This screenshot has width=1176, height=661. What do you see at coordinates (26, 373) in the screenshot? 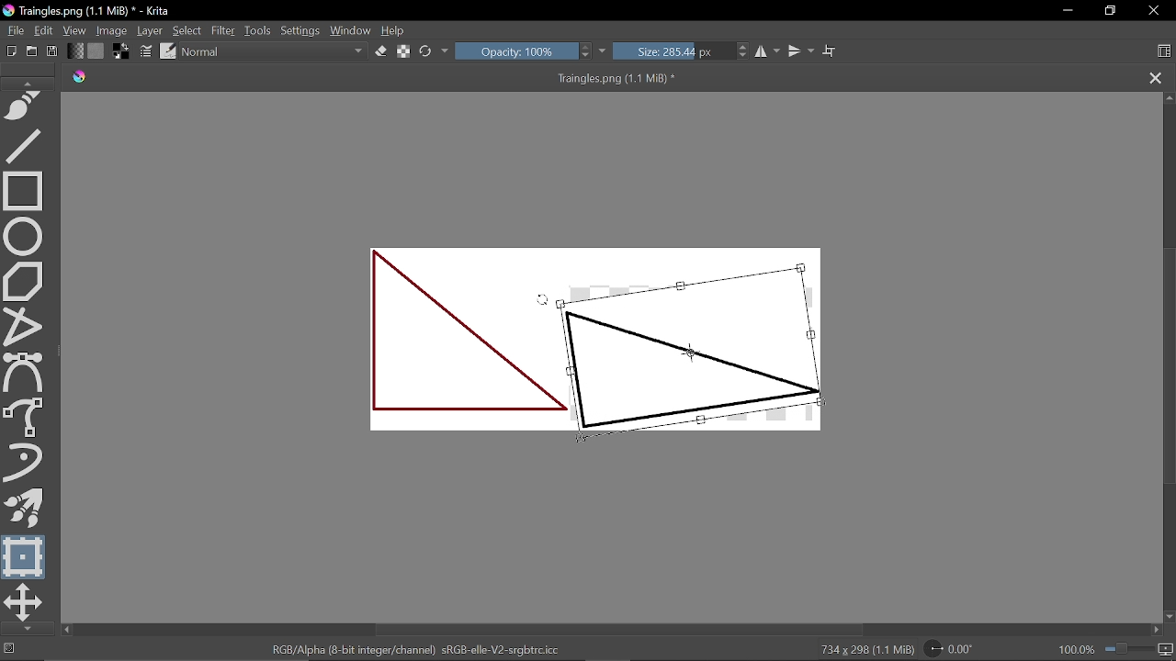
I see `Bezier curve tool` at bounding box center [26, 373].